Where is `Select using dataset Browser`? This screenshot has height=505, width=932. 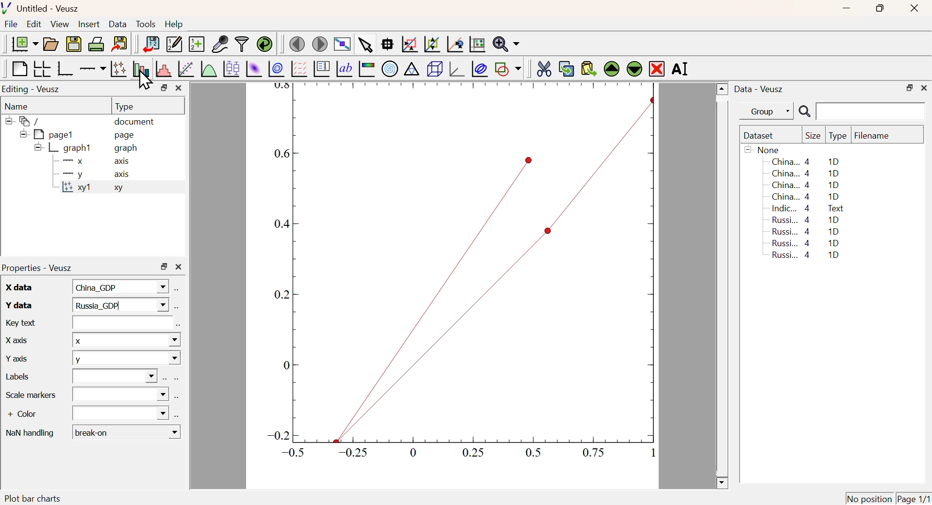 Select using dataset Browser is located at coordinates (176, 379).